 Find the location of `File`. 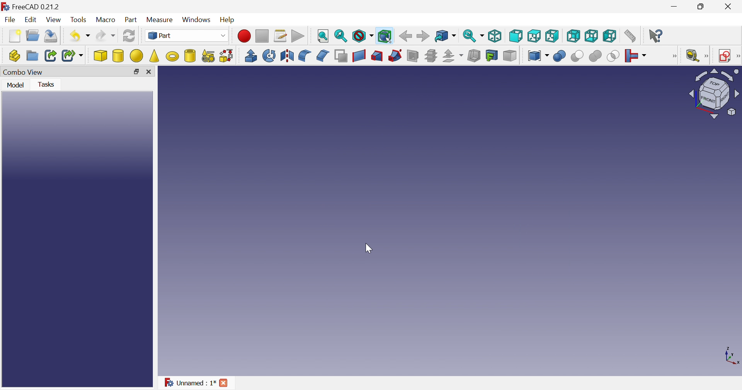

File is located at coordinates (10, 21).